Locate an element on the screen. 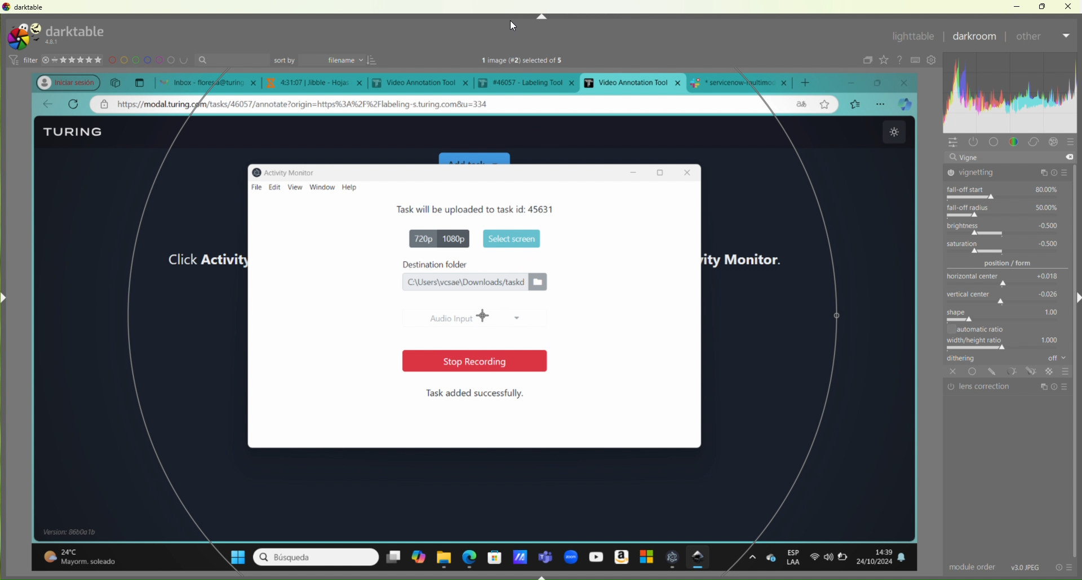 This screenshot has height=580, width=1082. destination folder is located at coordinates (475, 264).